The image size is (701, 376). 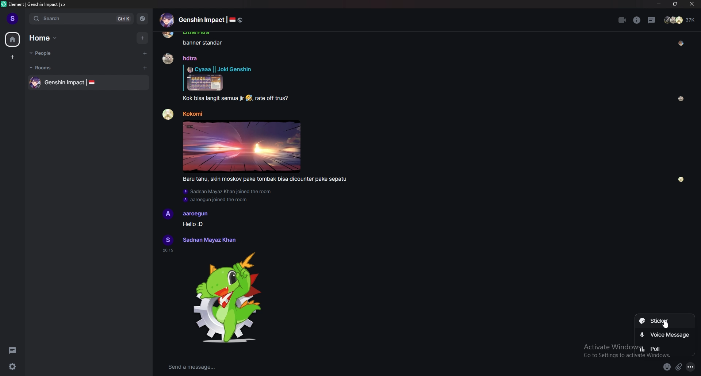 I want to click on search, so click(x=80, y=18).